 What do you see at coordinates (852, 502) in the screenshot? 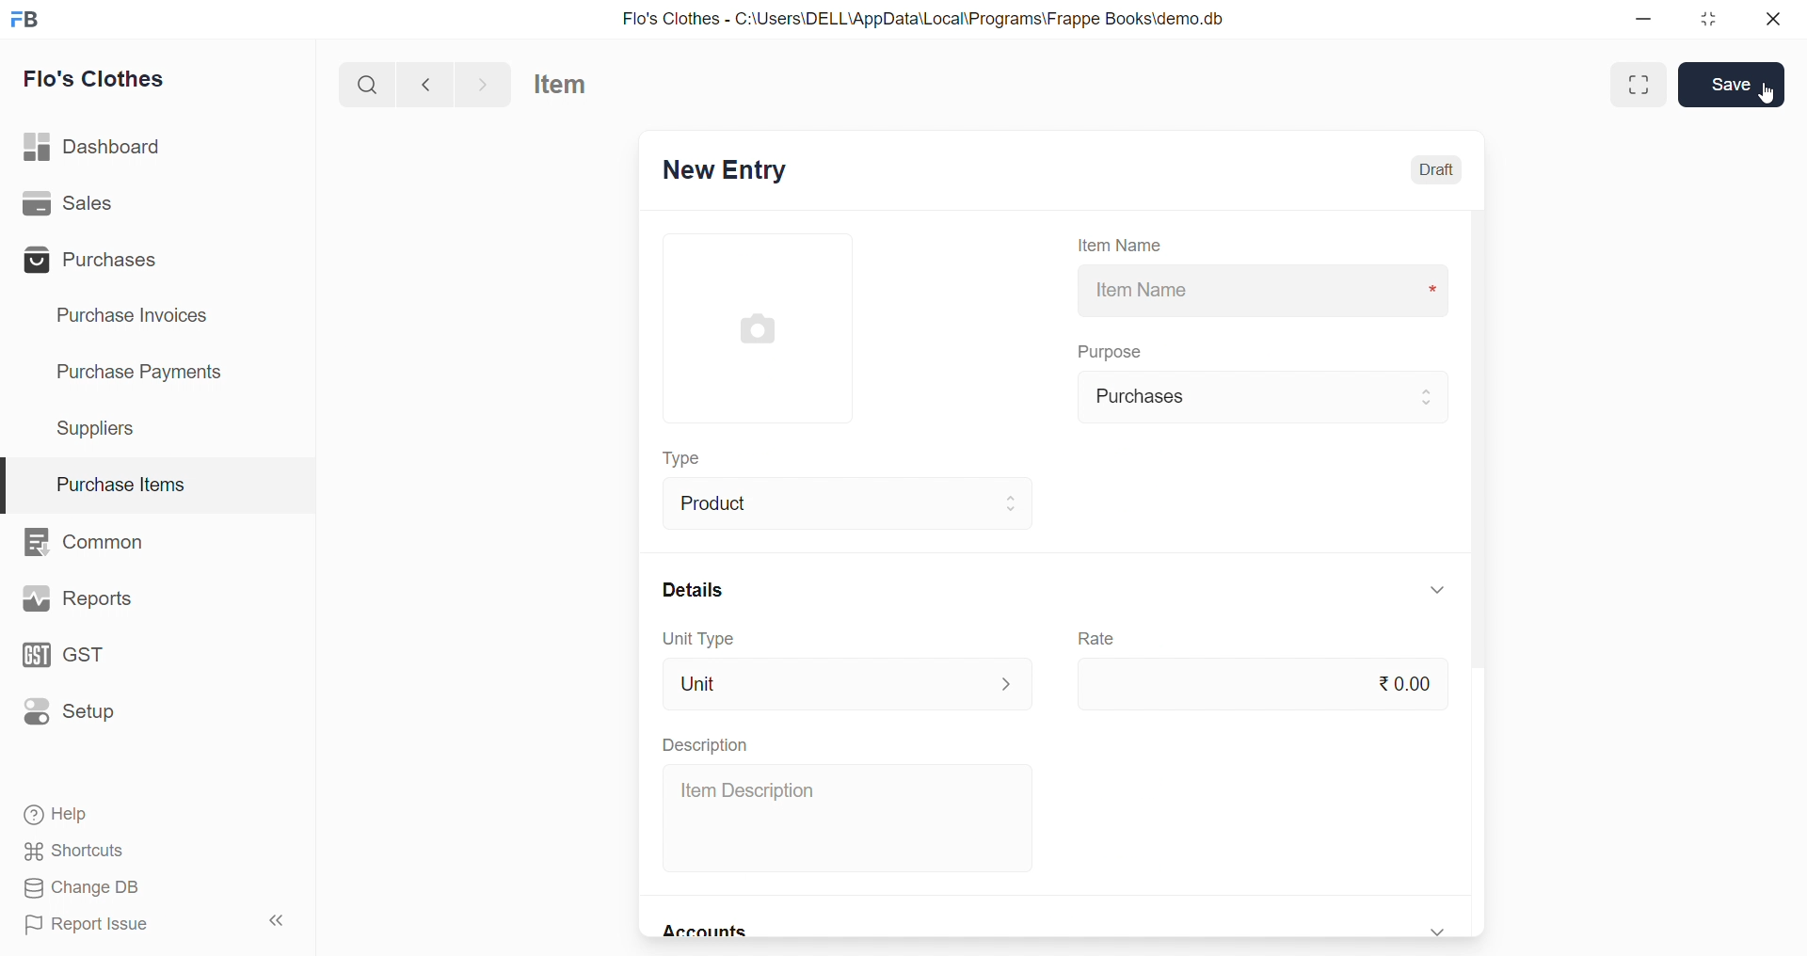
I see `Product` at bounding box center [852, 502].